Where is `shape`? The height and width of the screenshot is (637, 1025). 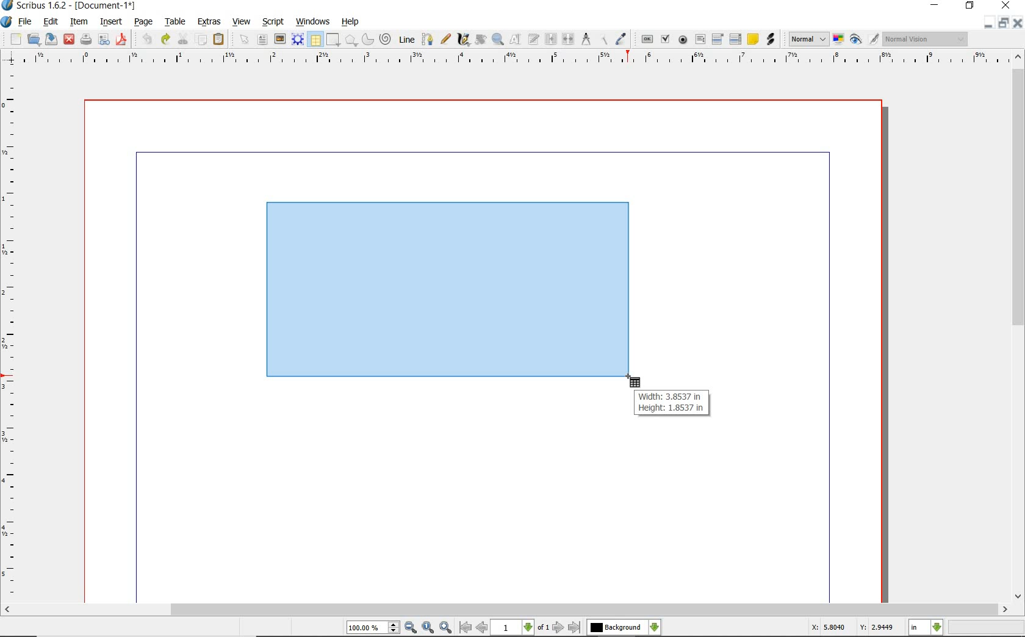 shape is located at coordinates (332, 40).